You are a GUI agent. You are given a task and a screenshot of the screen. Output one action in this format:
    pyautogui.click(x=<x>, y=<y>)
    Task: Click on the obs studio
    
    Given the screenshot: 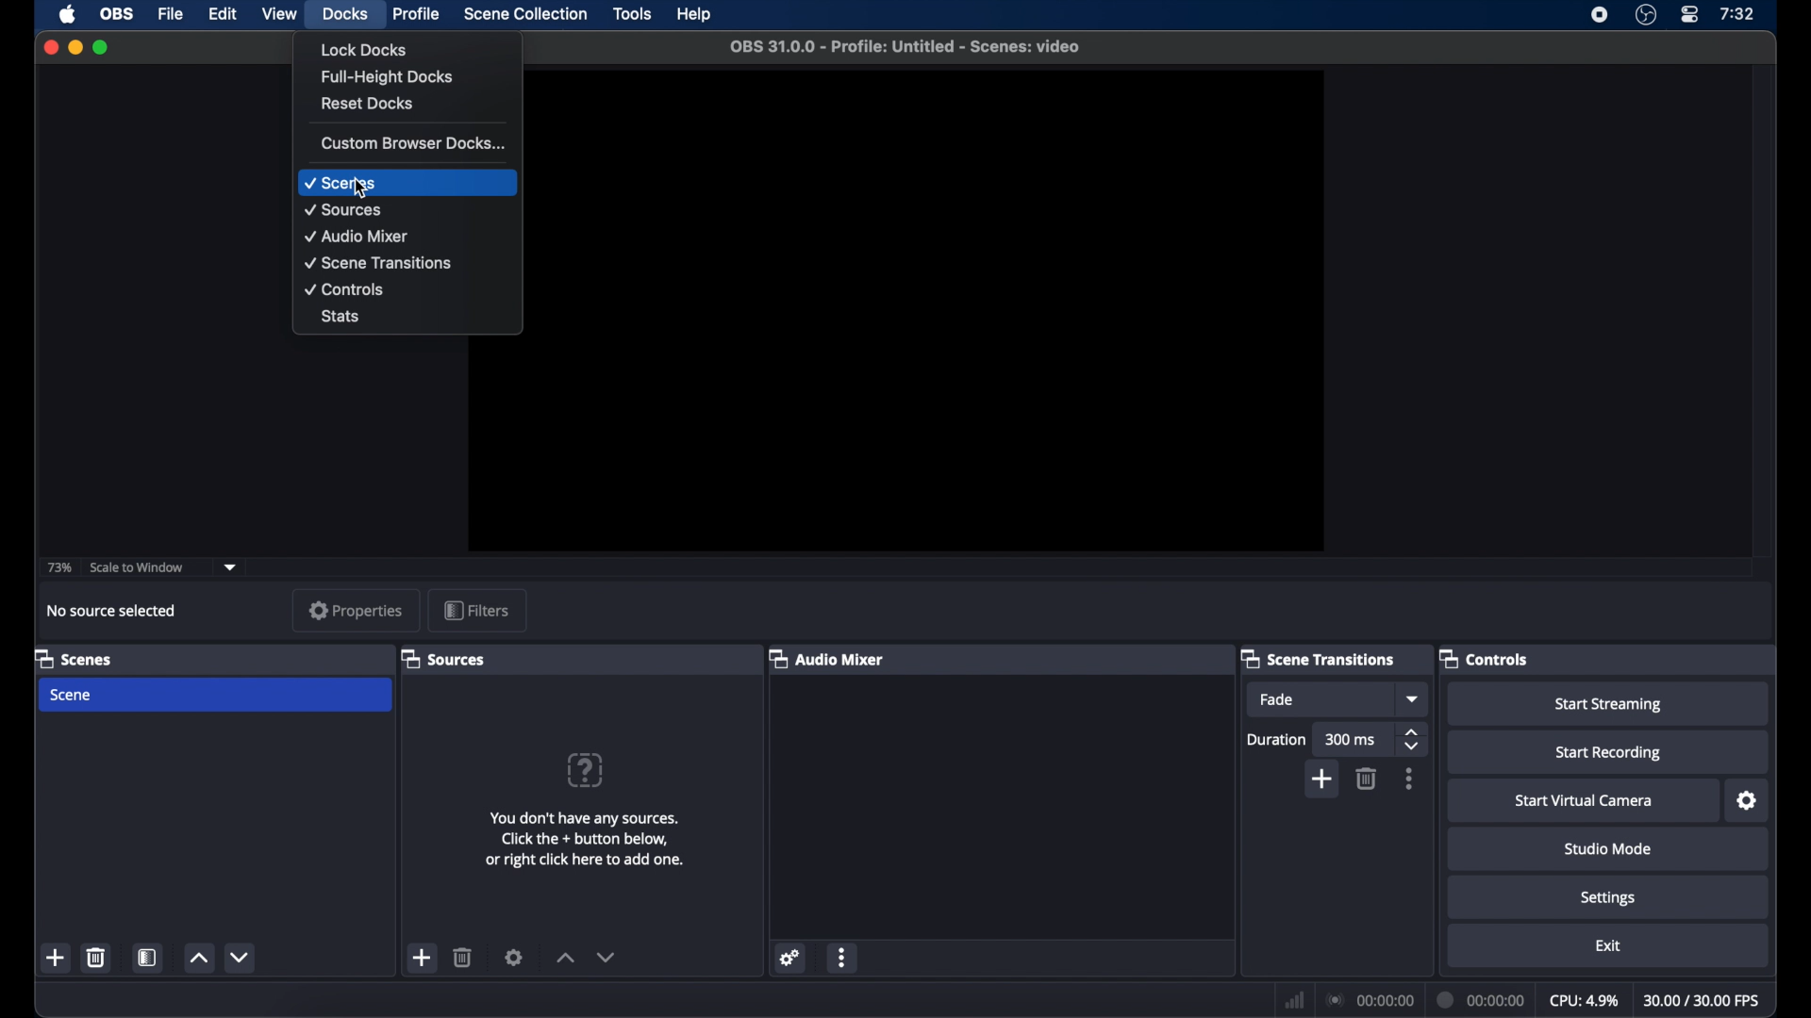 What is the action you would take?
    pyautogui.click(x=1645, y=15)
    